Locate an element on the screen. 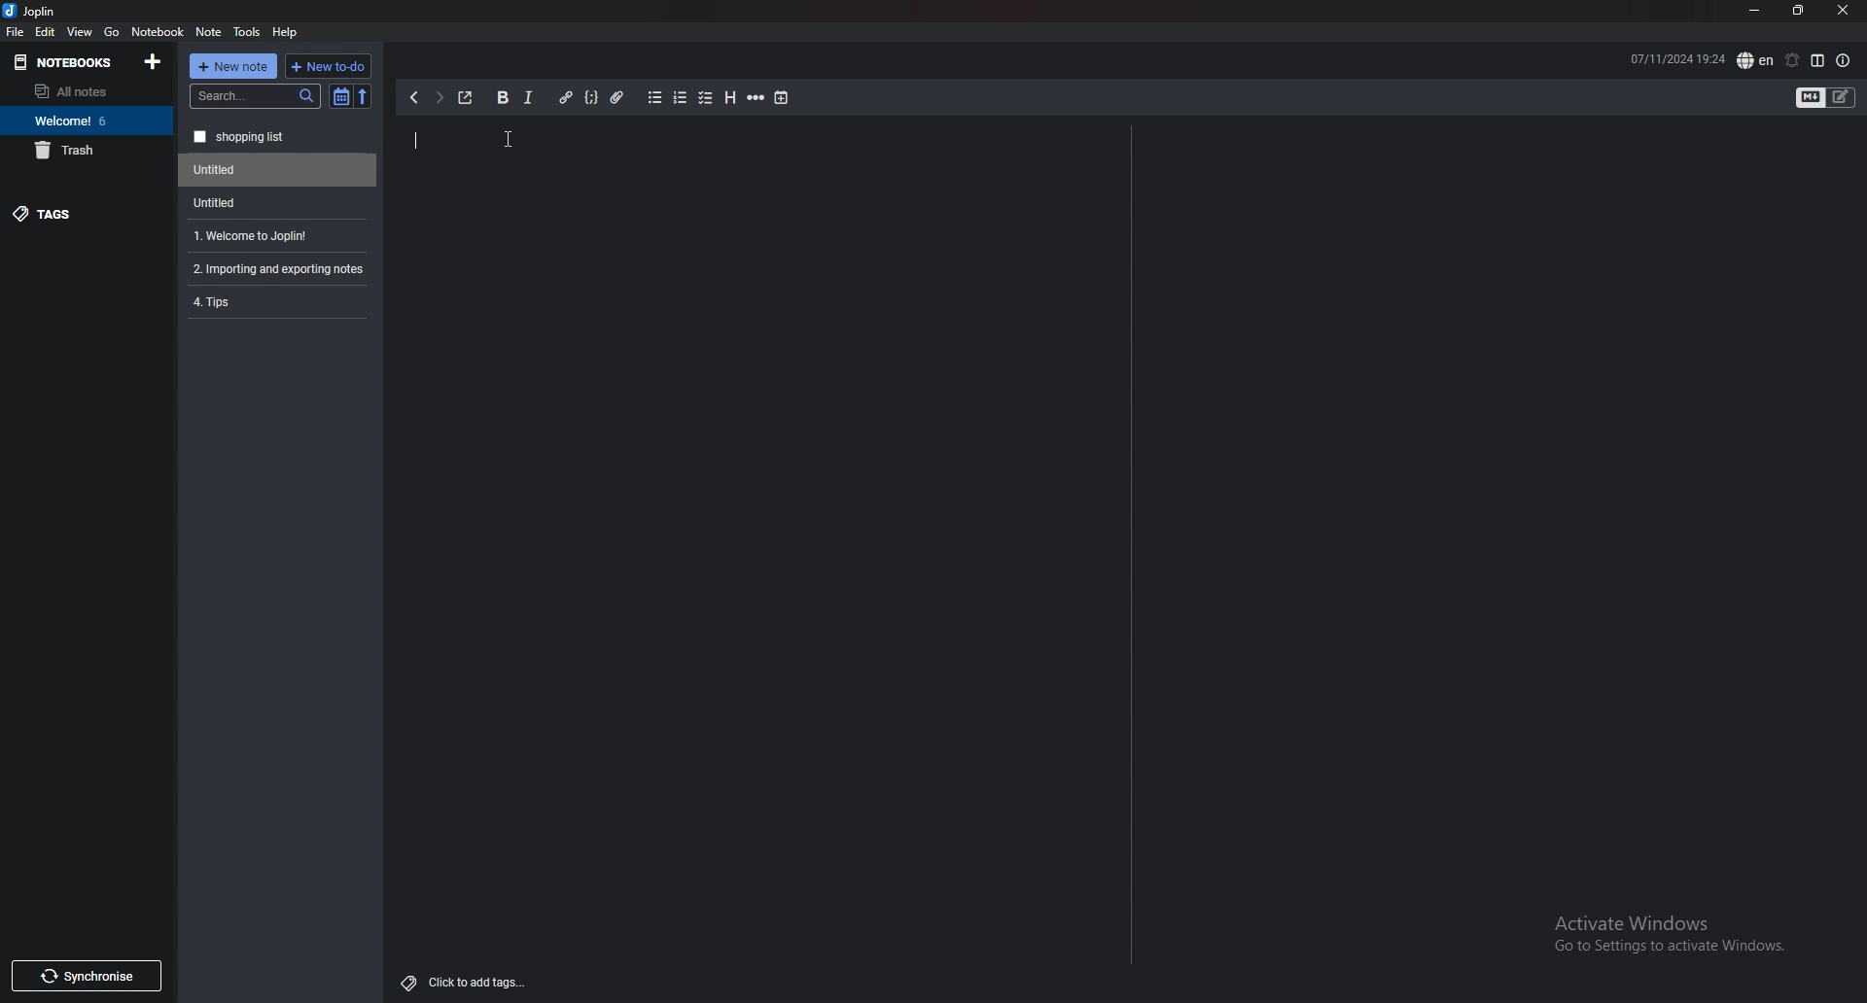  tags is located at coordinates (88, 213).